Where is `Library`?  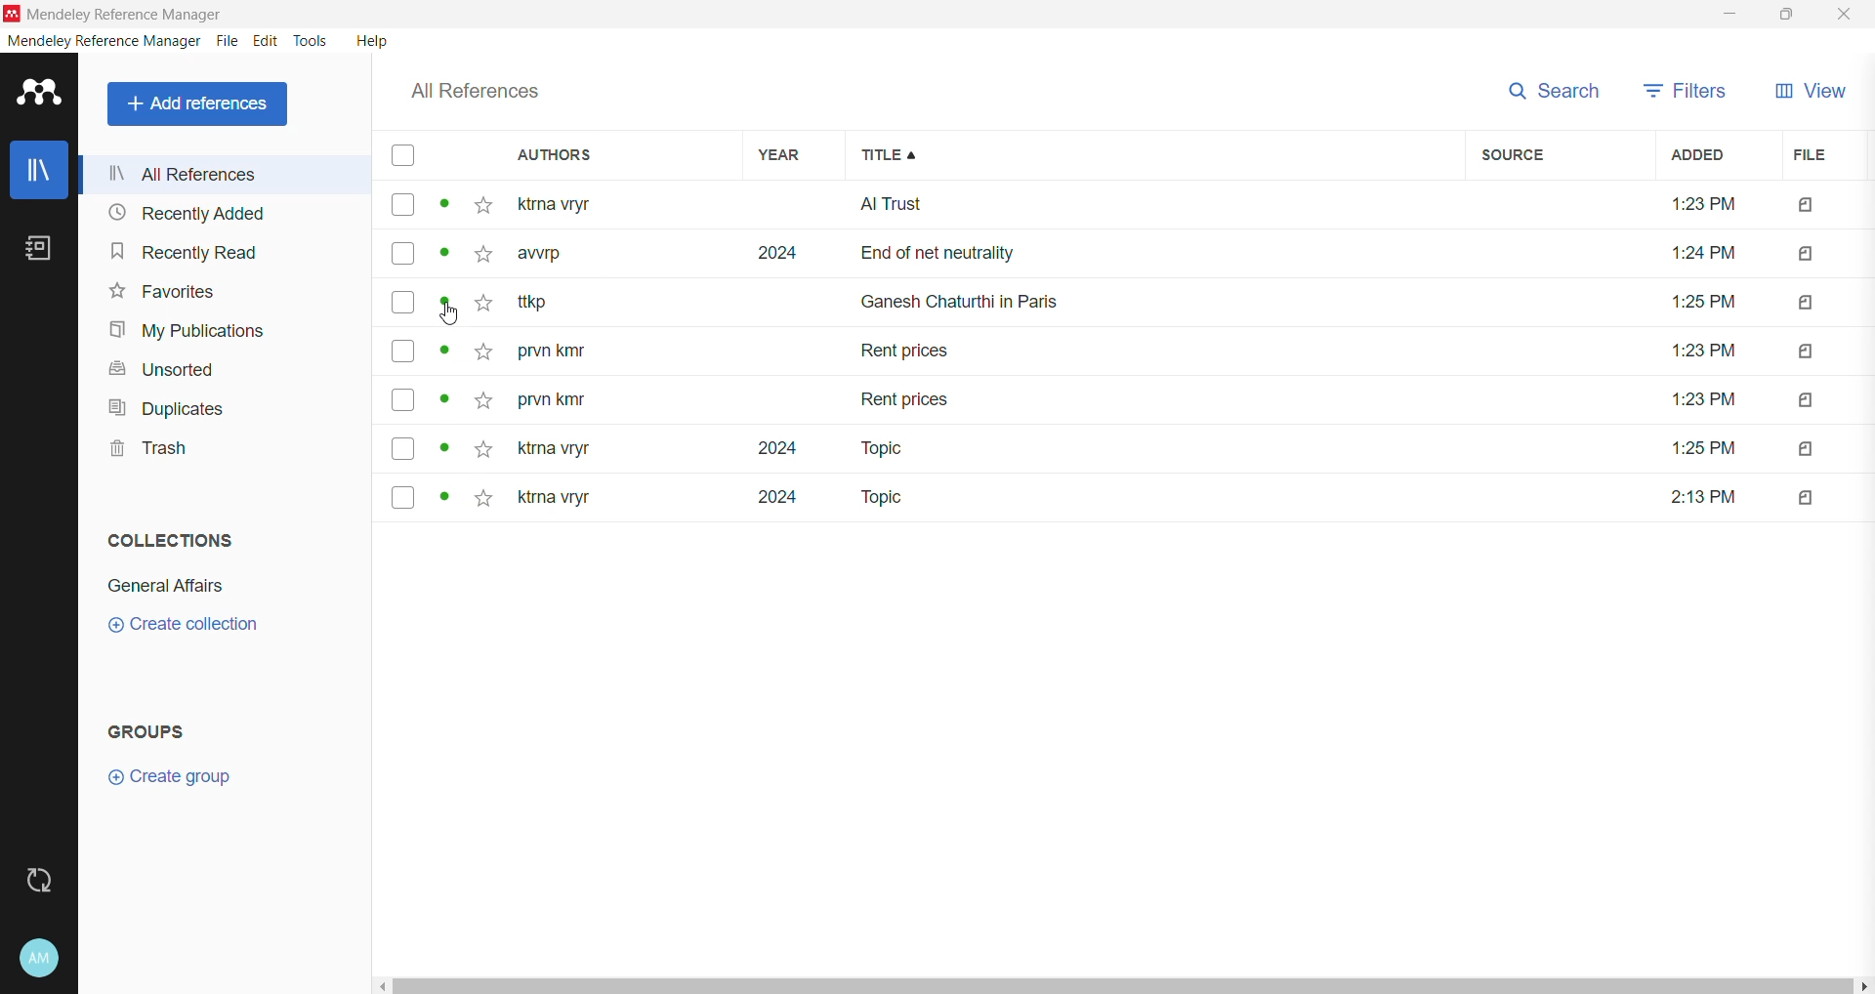
Library is located at coordinates (38, 169).